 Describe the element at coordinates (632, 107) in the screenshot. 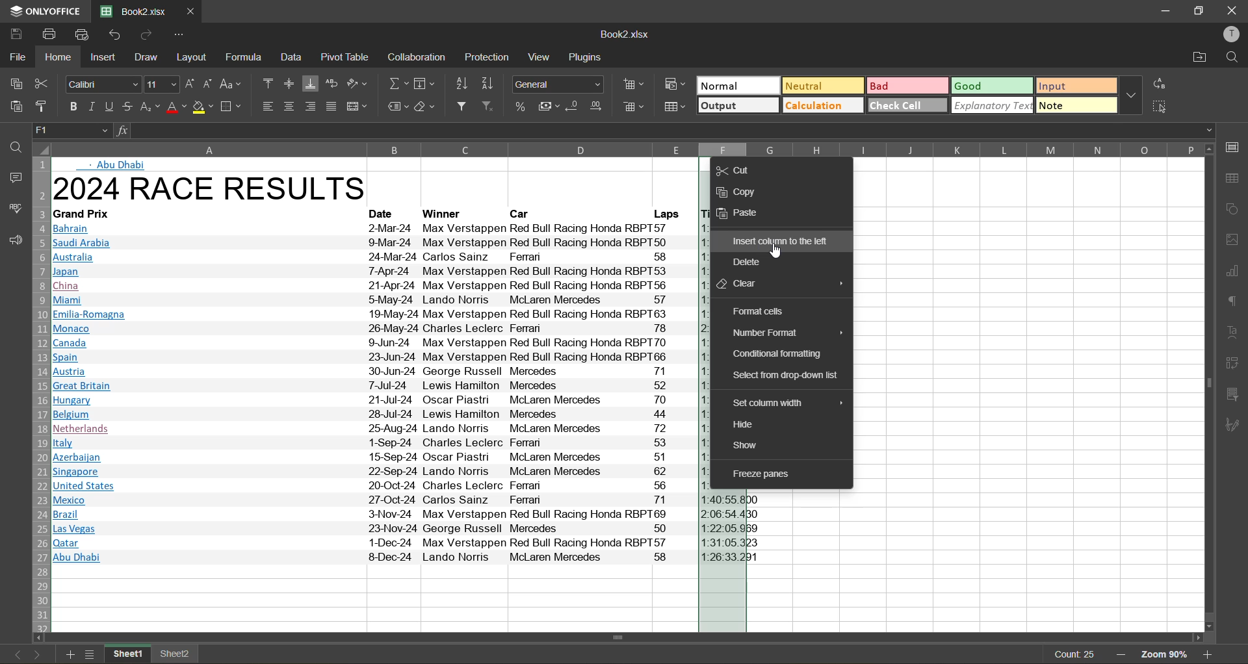

I see `delete cells` at that location.